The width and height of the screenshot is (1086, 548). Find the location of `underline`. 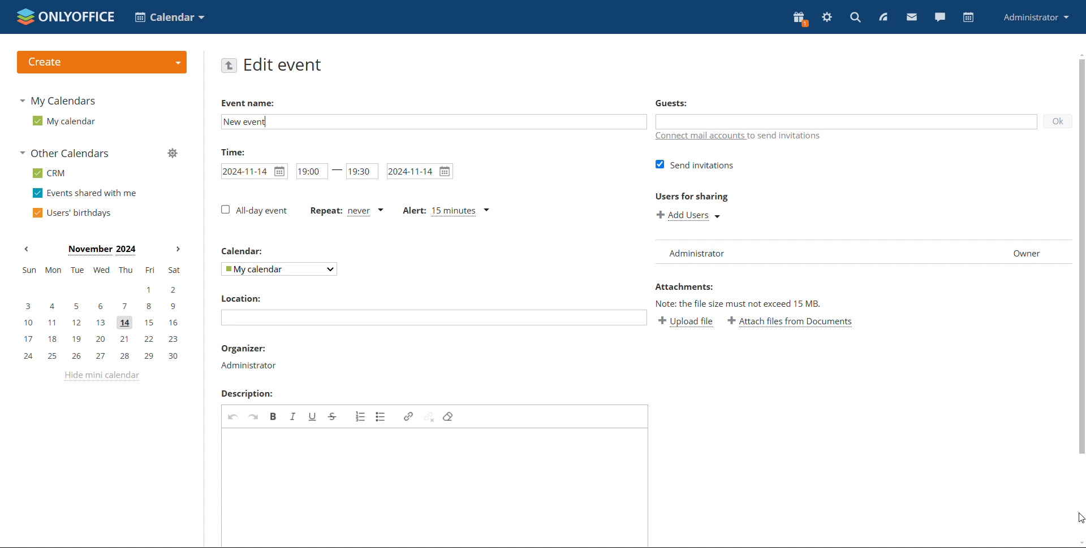

underline is located at coordinates (312, 417).